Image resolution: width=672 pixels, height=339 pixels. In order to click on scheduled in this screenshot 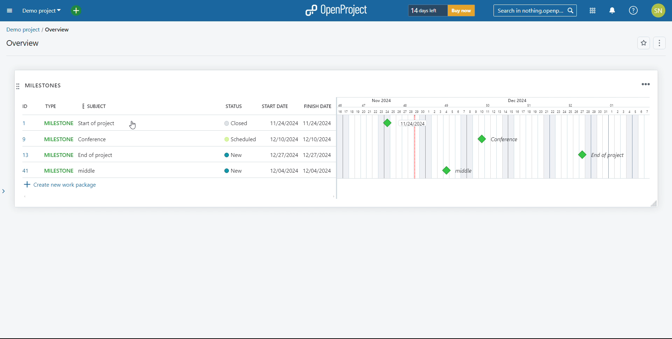, I will do `click(240, 141)`.